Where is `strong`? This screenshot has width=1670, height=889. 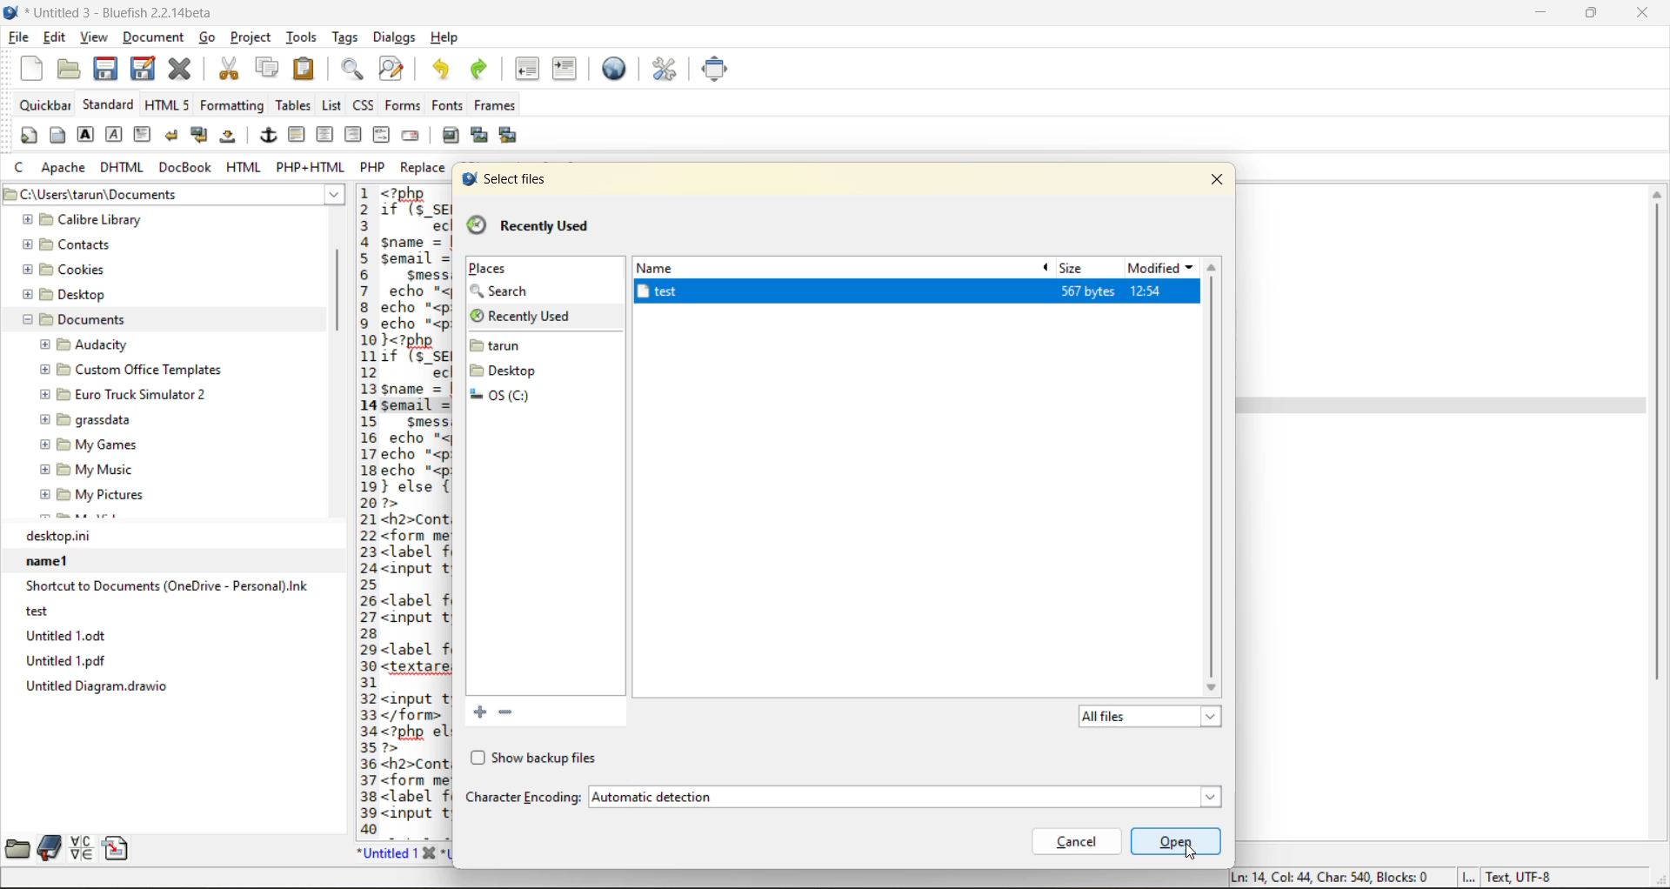
strong is located at coordinates (86, 137).